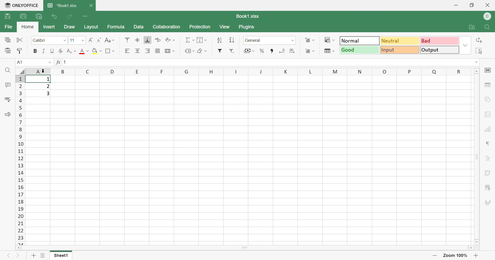  I want to click on Normal, so click(360, 40).